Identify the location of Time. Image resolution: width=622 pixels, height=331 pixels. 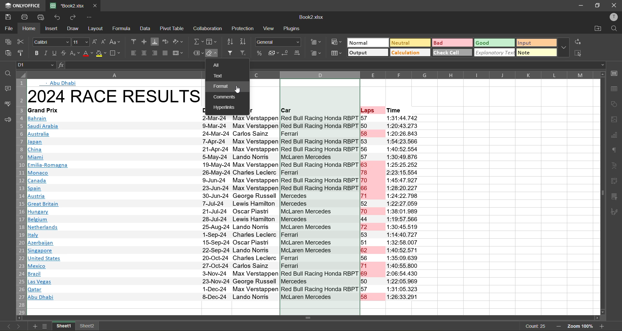
(396, 110).